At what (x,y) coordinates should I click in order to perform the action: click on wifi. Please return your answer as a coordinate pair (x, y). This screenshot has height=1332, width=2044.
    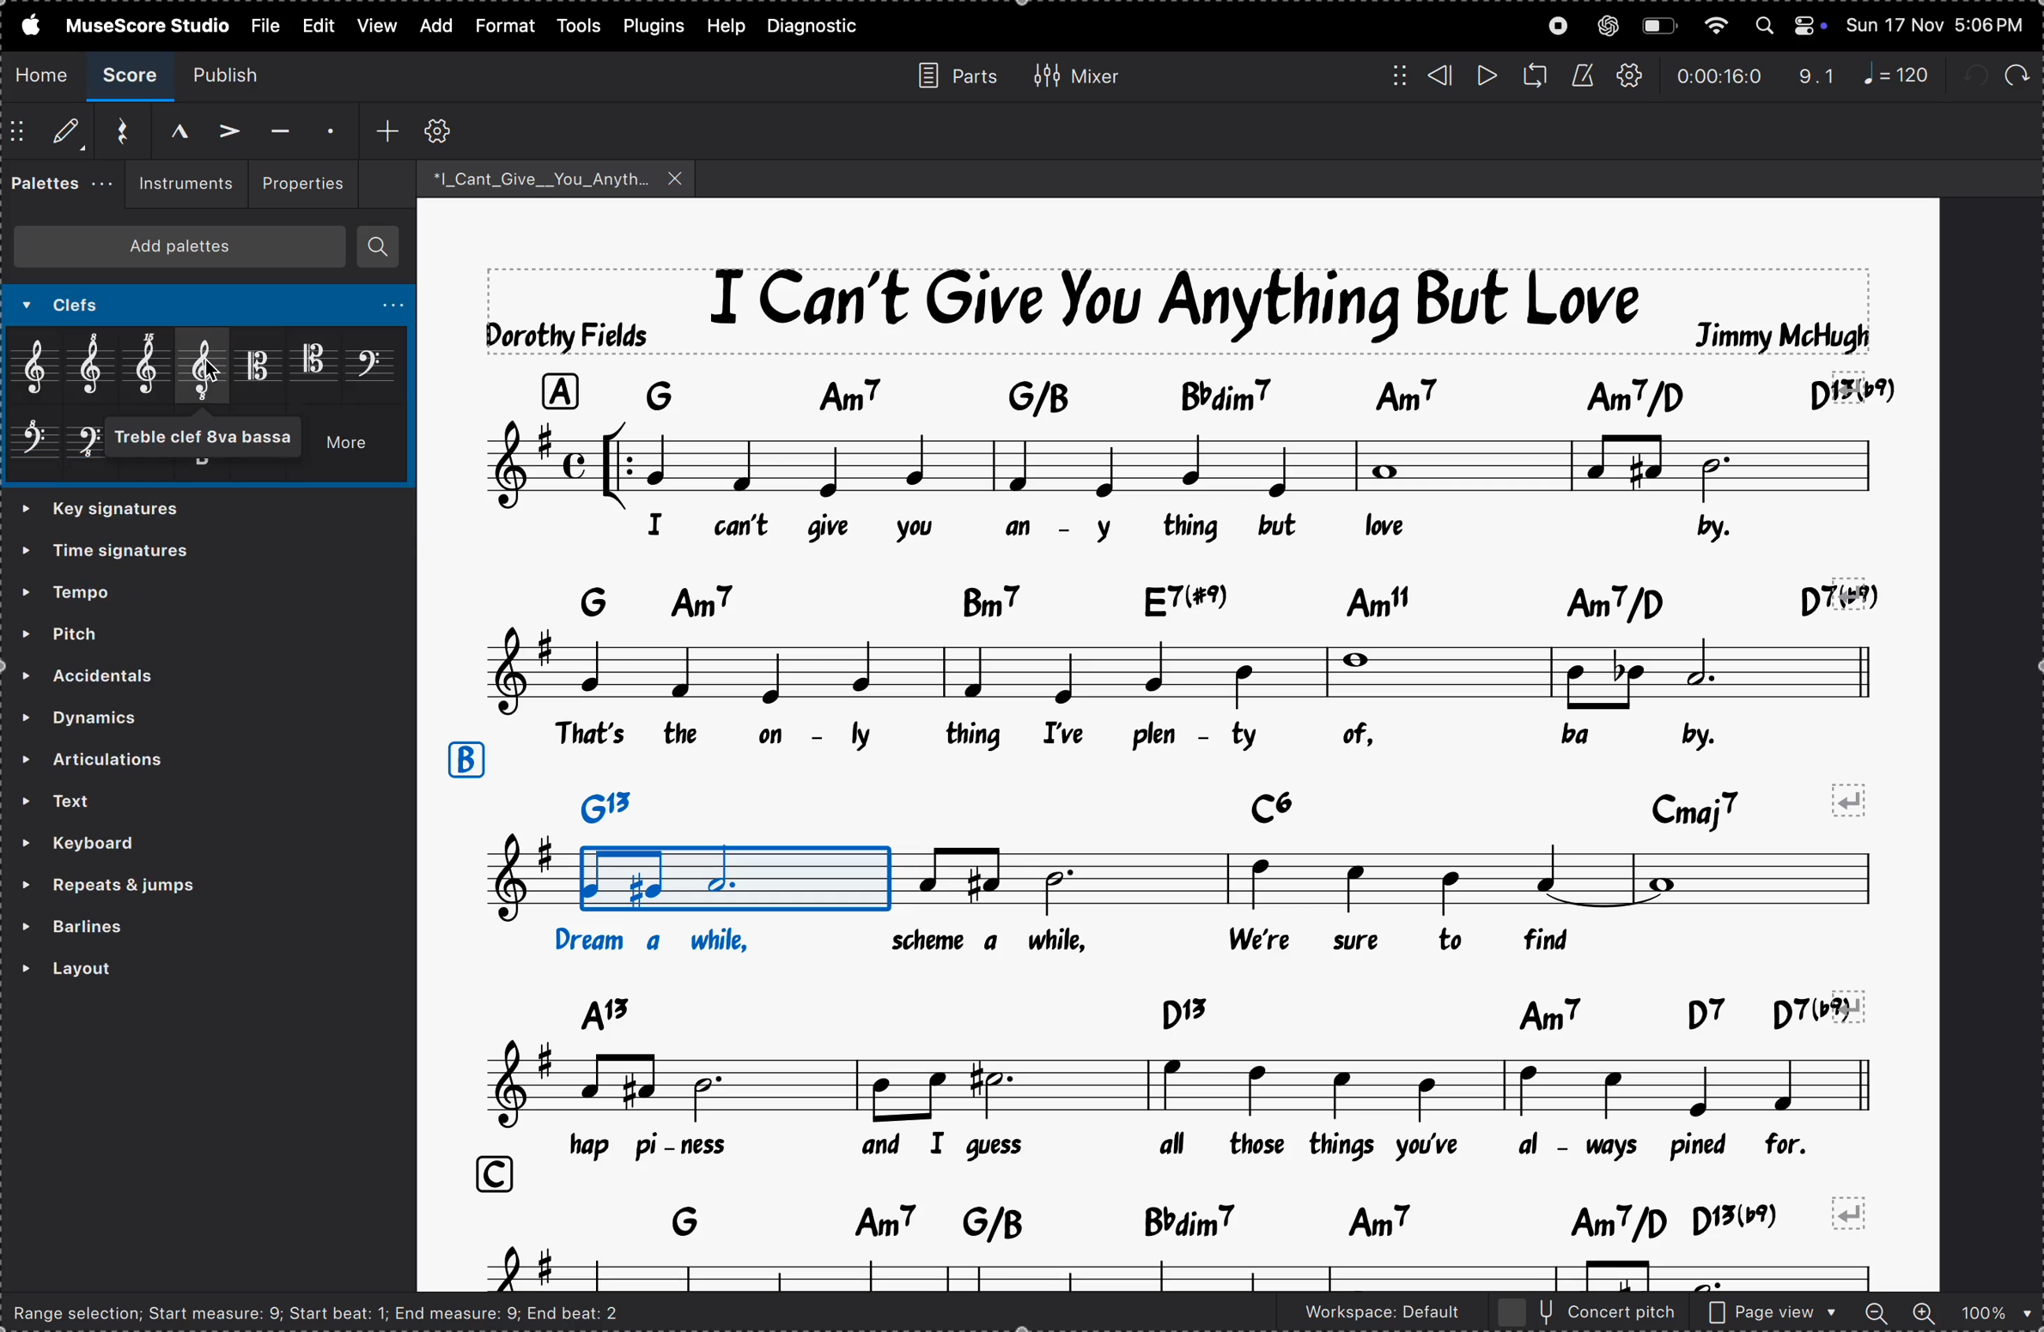
    Looking at the image, I should click on (1713, 27).